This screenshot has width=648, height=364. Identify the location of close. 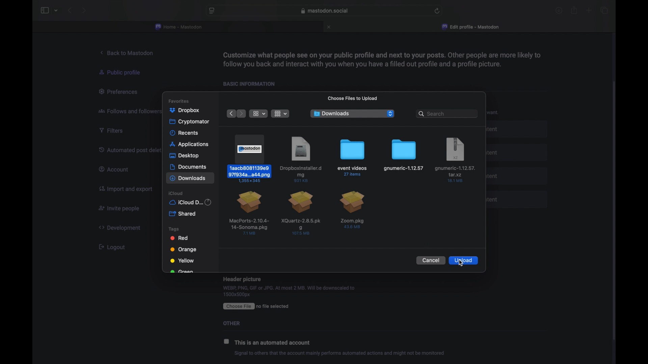
(330, 27).